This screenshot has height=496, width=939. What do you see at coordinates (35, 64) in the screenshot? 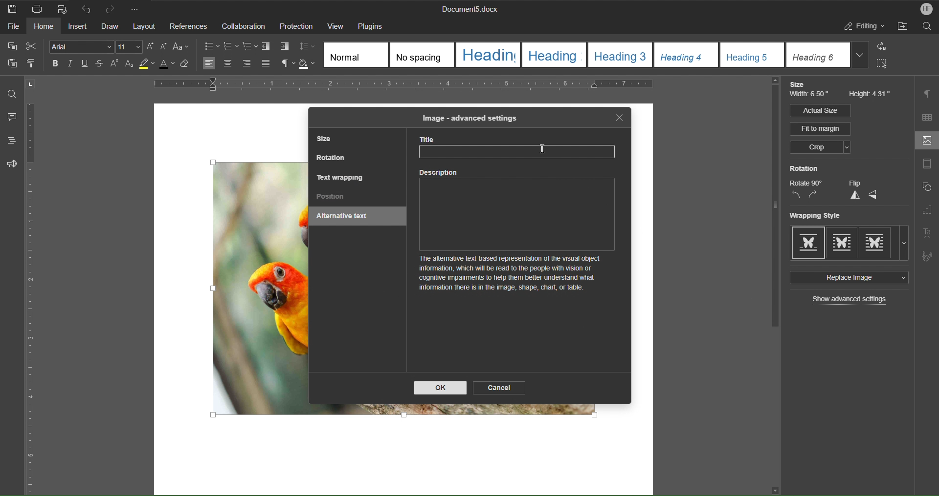
I see `Copy Style` at bounding box center [35, 64].